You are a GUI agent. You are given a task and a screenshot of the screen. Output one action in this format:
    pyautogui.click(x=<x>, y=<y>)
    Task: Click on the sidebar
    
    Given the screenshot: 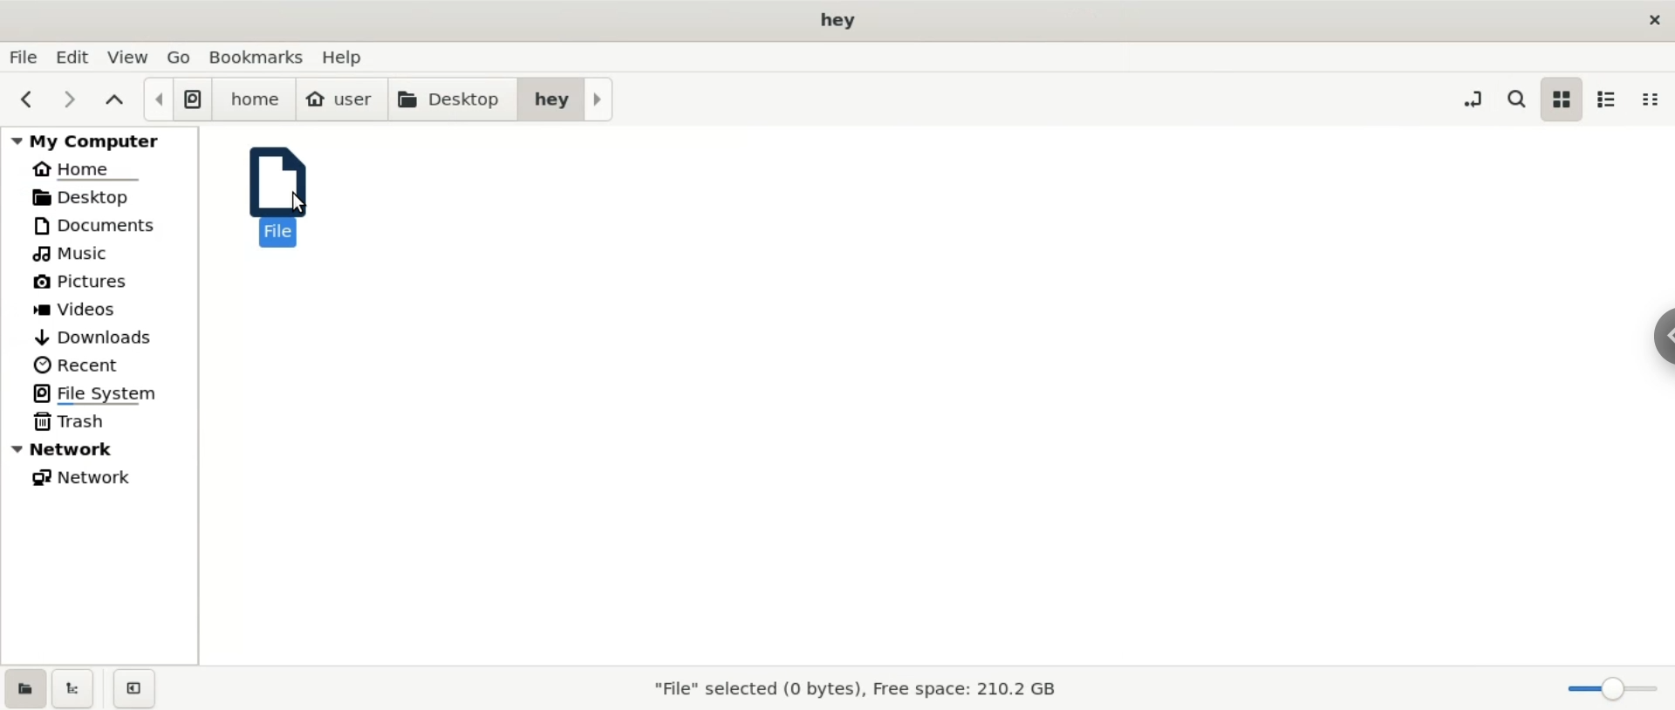 What is the action you would take?
    pyautogui.click(x=1665, y=338)
    